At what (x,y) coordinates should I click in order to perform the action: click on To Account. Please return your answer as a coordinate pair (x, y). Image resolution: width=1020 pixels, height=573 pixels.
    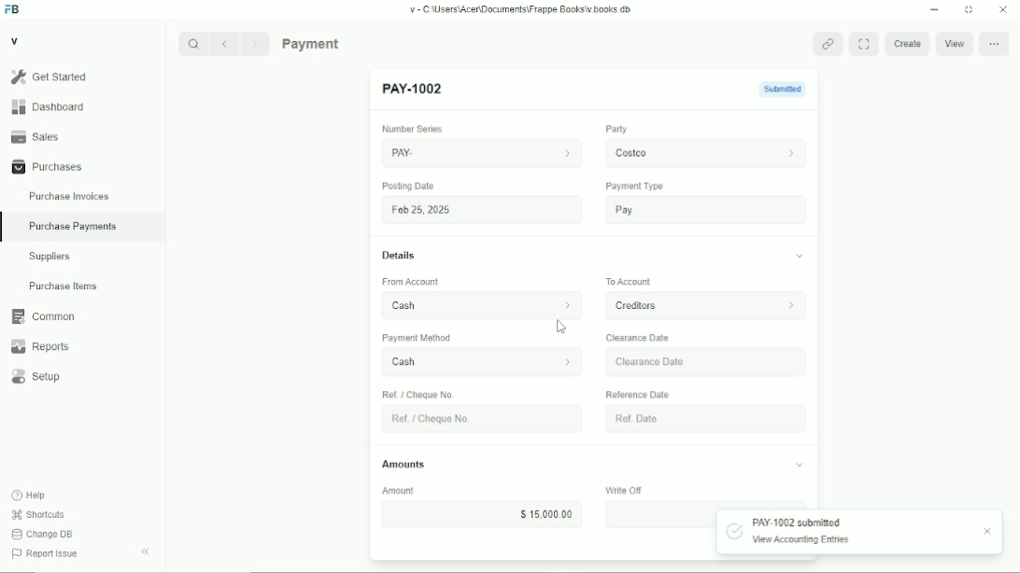
    Looking at the image, I should click on (623, 280).